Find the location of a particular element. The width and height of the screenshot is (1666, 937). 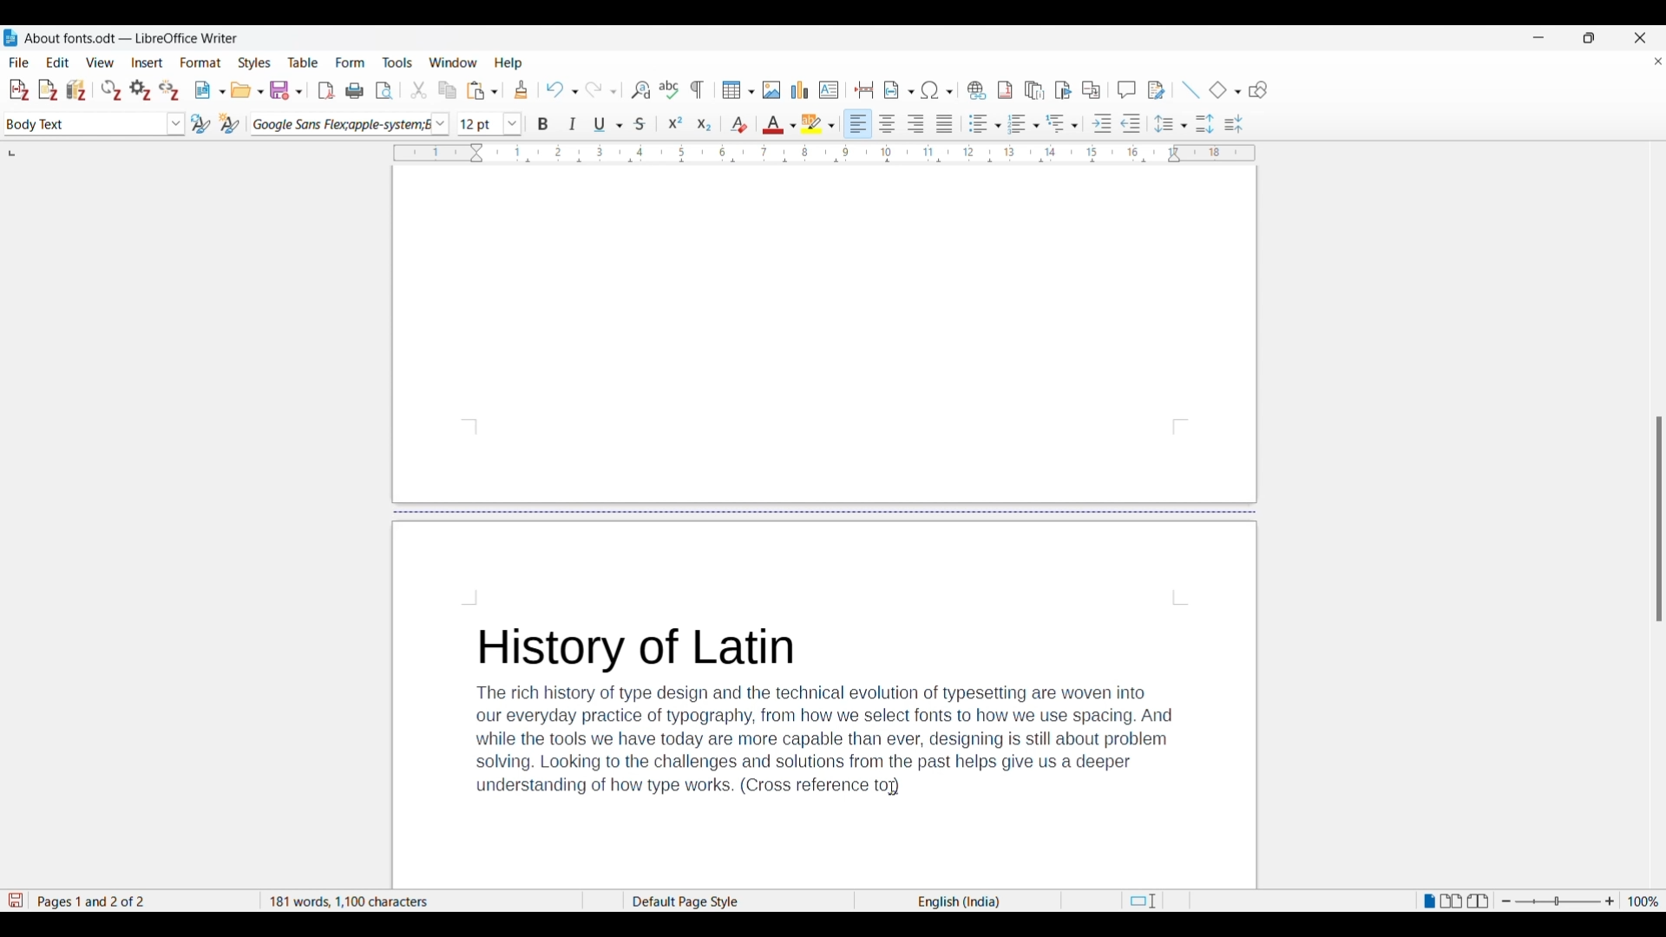

Clone formatting is located at coordinates (521, 89).